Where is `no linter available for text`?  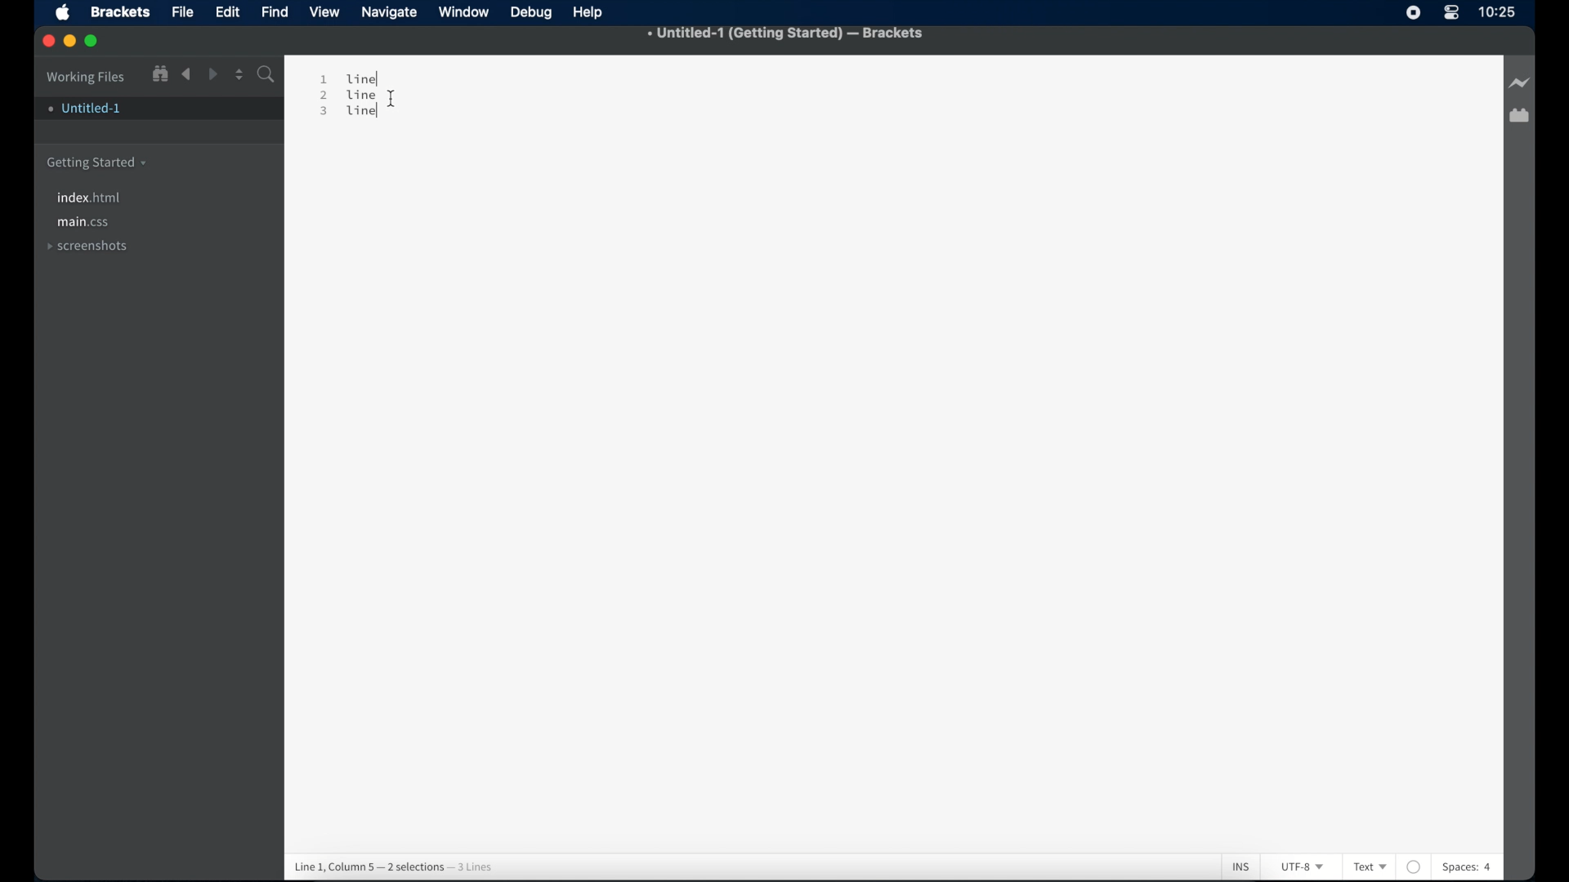
no linter available for text is located at coordinates (1413, 861).